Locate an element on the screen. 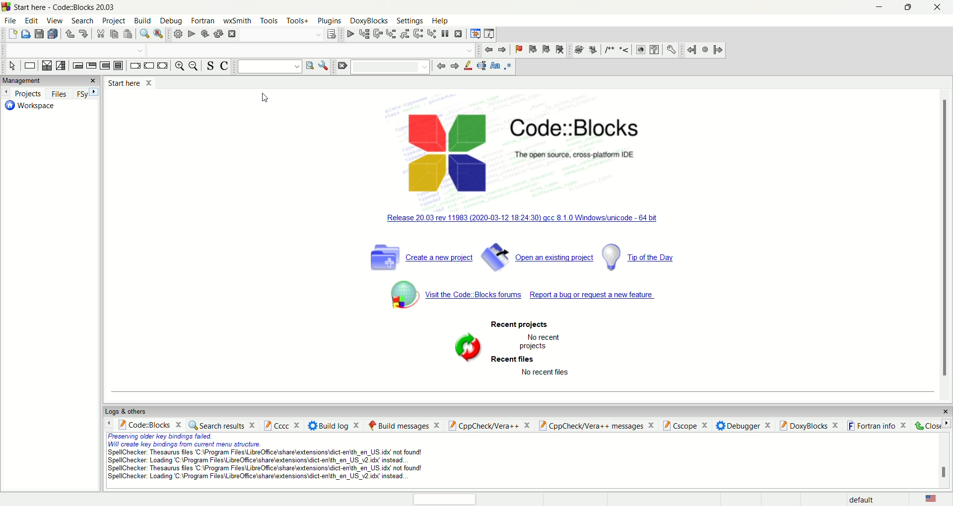 The width and height of the screenshot is (953, 506). entry condition loop is located at coordinates (78, 65).